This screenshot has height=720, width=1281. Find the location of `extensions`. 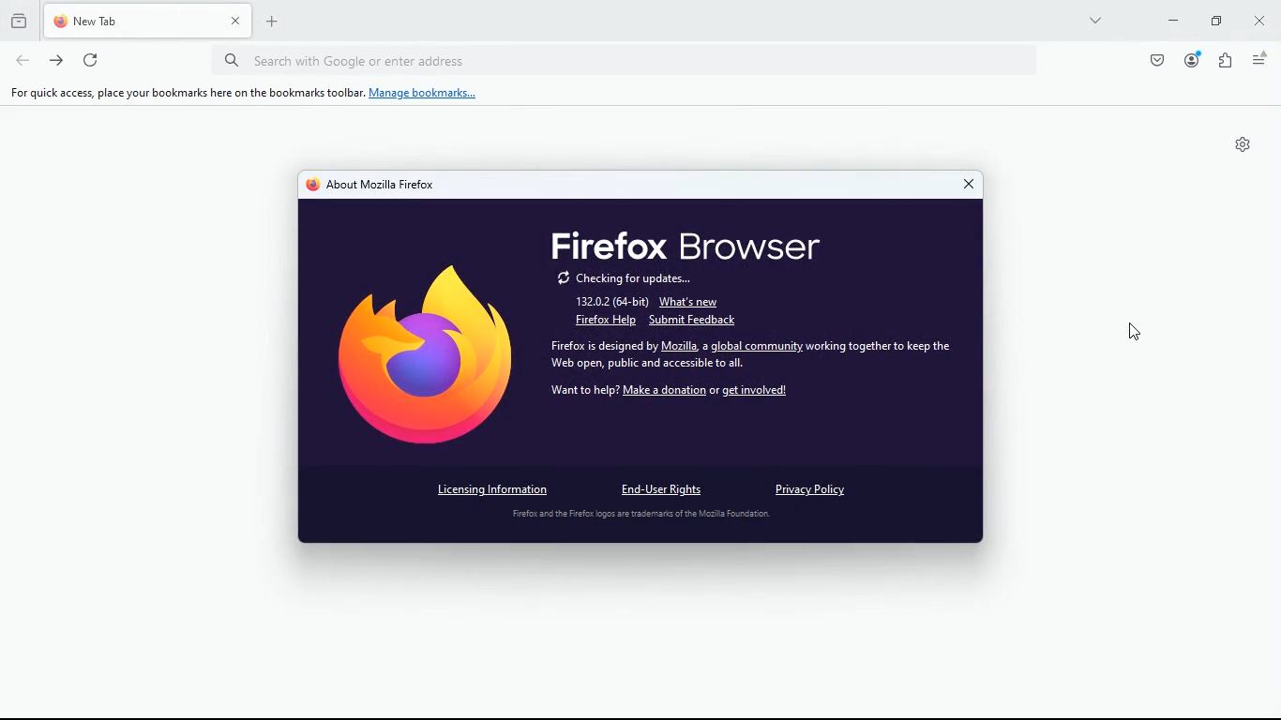

extensions is located at coordinates (1228, 62).